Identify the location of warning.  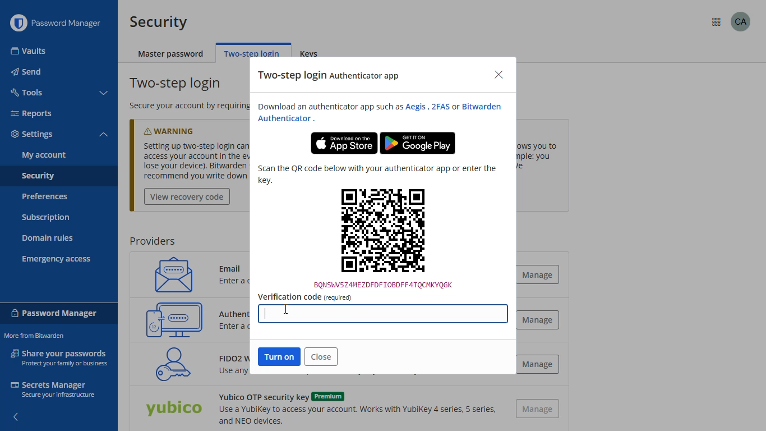
(180, 129).